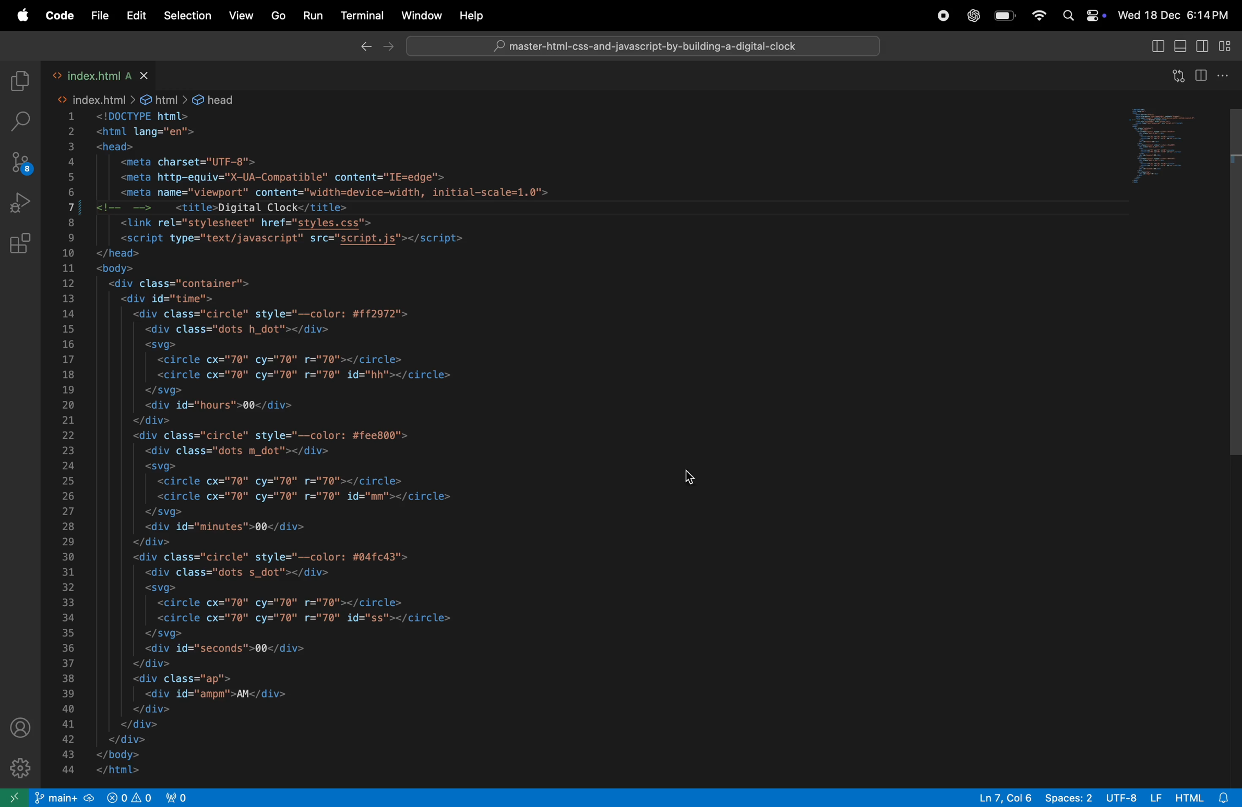  I want to click on open changes, so click(1180, 72).